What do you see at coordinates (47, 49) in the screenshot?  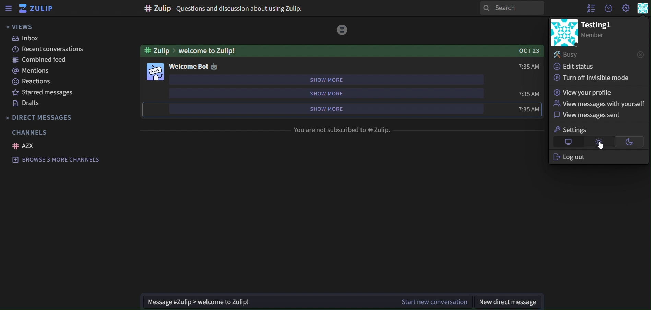 I see `recent conversations` at bounding box center [47, 49].